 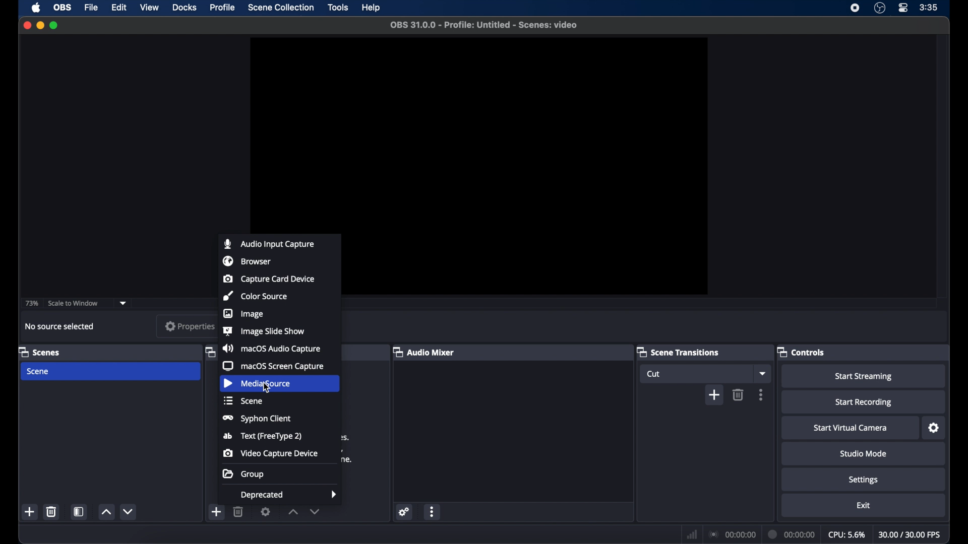 What do you see at coordinates (54, 26) in the screenshot?
I see `maximize` at bounding box center [54, 26].